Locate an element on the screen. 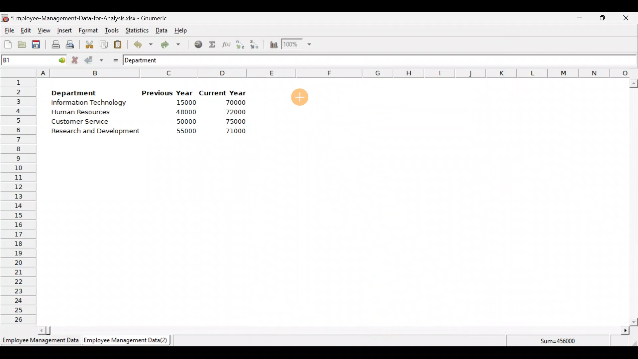 This screenshot has width=638, height=359. Help is located at coordinates (185, 30).